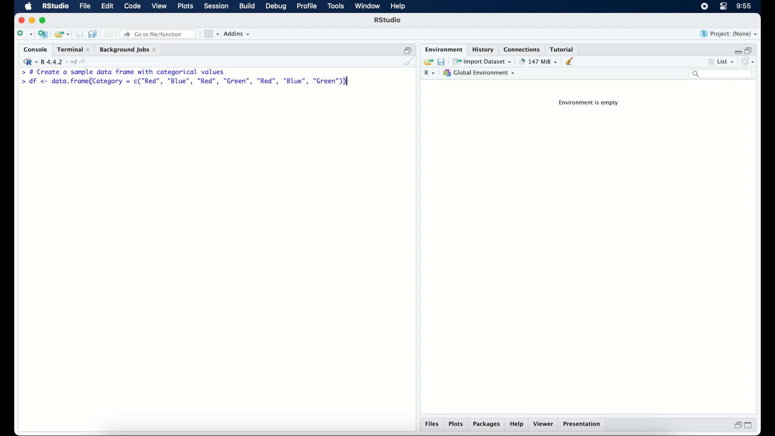  What do you see at coordinates (482, 73) in the screenshot?
I see `global environment` at bounding box center [482, 73].